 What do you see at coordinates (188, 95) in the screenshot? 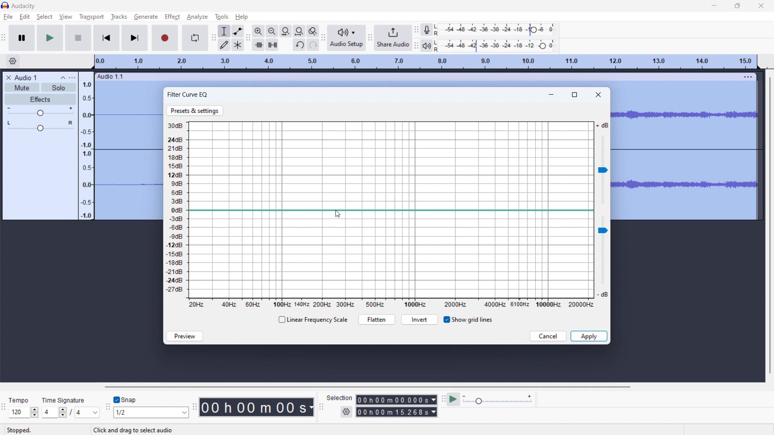
I see `filter curve EQ ` at bounding box center [188, 95].